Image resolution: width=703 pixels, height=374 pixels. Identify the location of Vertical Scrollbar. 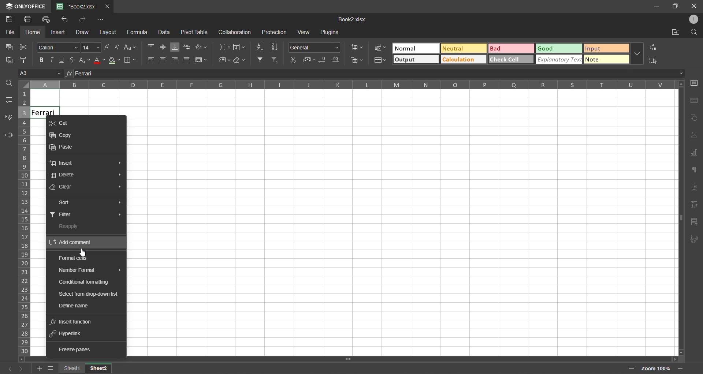
(330, 358).